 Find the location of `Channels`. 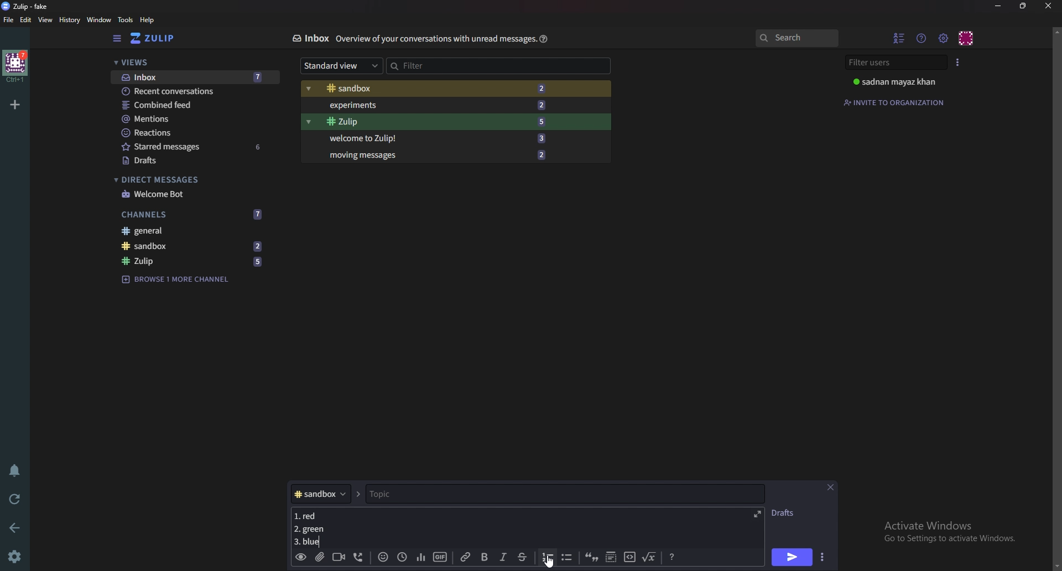

Channels is located at coordinates (194, 213).